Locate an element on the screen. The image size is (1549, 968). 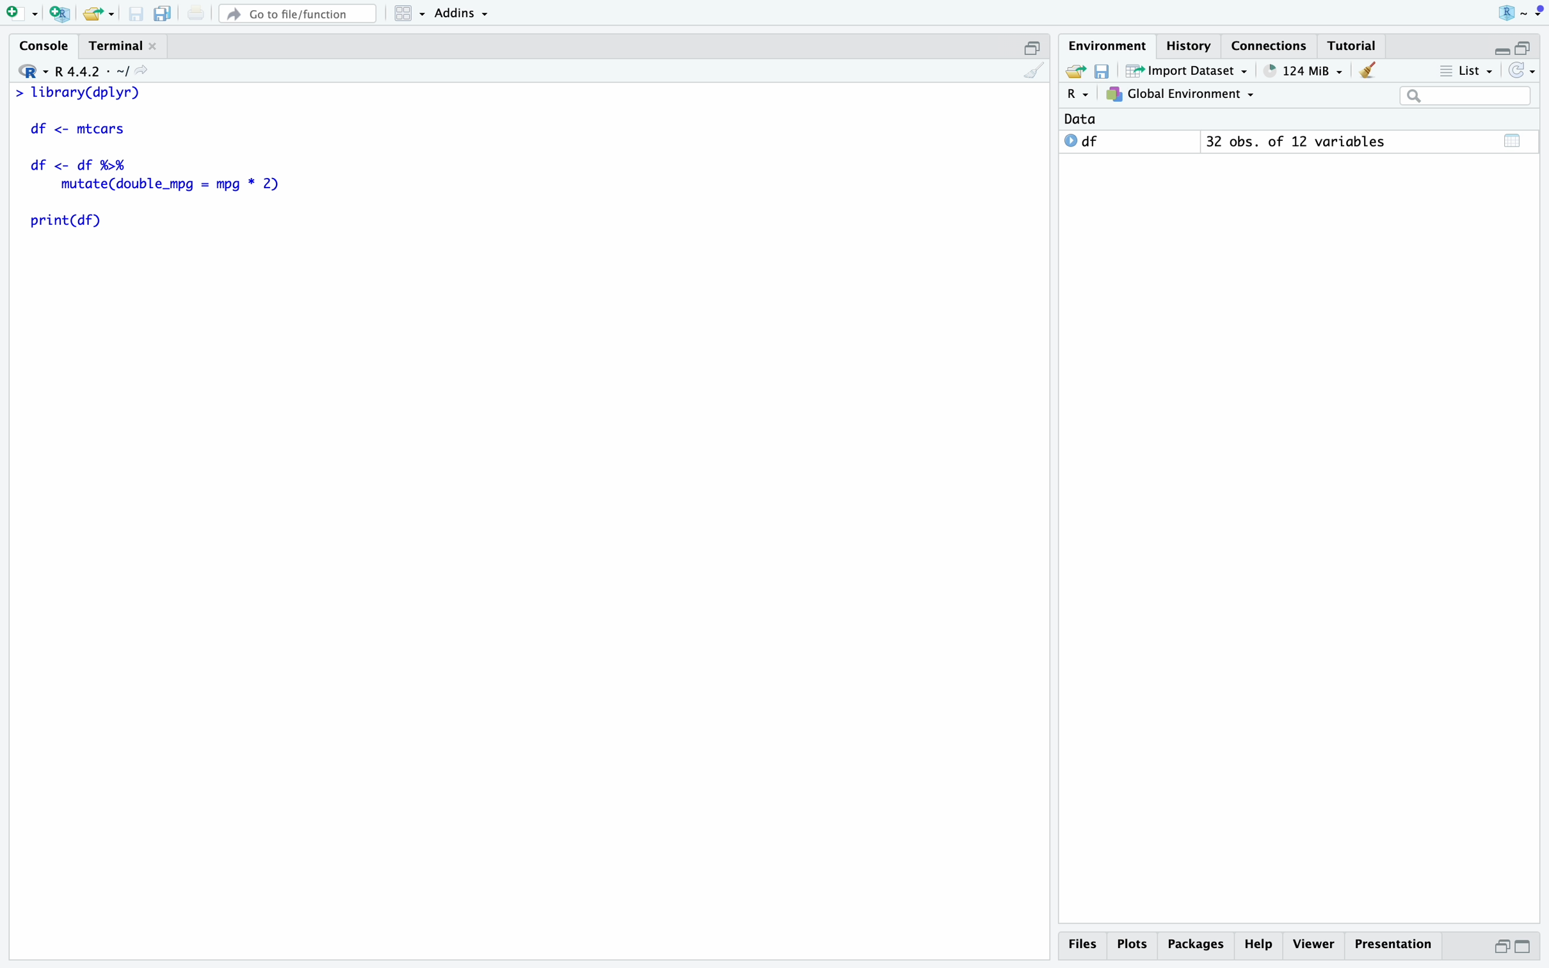
close is located at coordinates (153, 45).